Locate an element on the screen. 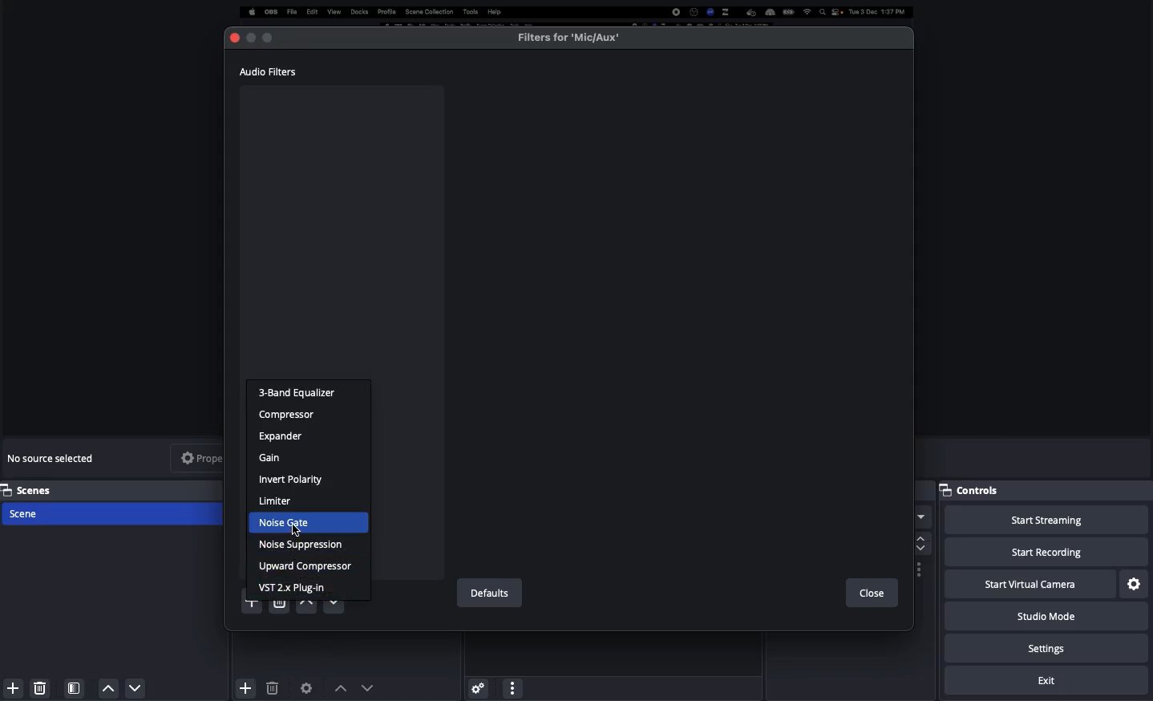 The image size is (1153, 701). Upward compressor is located at coordinates (305, 565).